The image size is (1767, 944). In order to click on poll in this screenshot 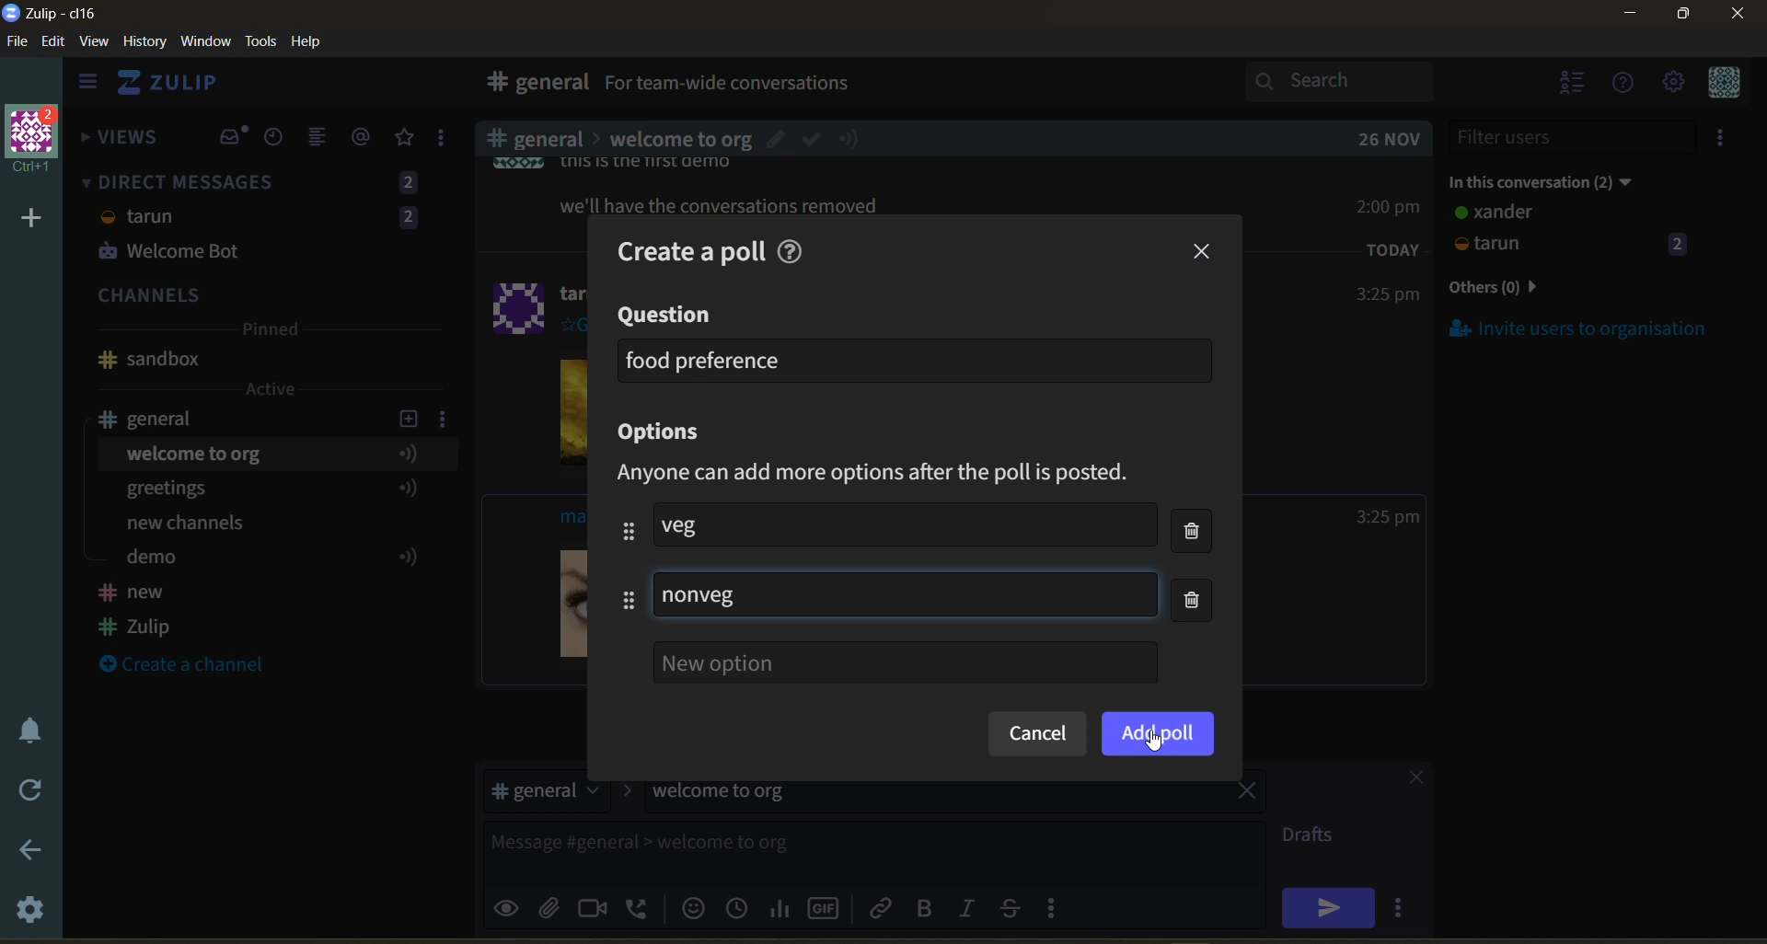, I will do `click(781, 907)`.